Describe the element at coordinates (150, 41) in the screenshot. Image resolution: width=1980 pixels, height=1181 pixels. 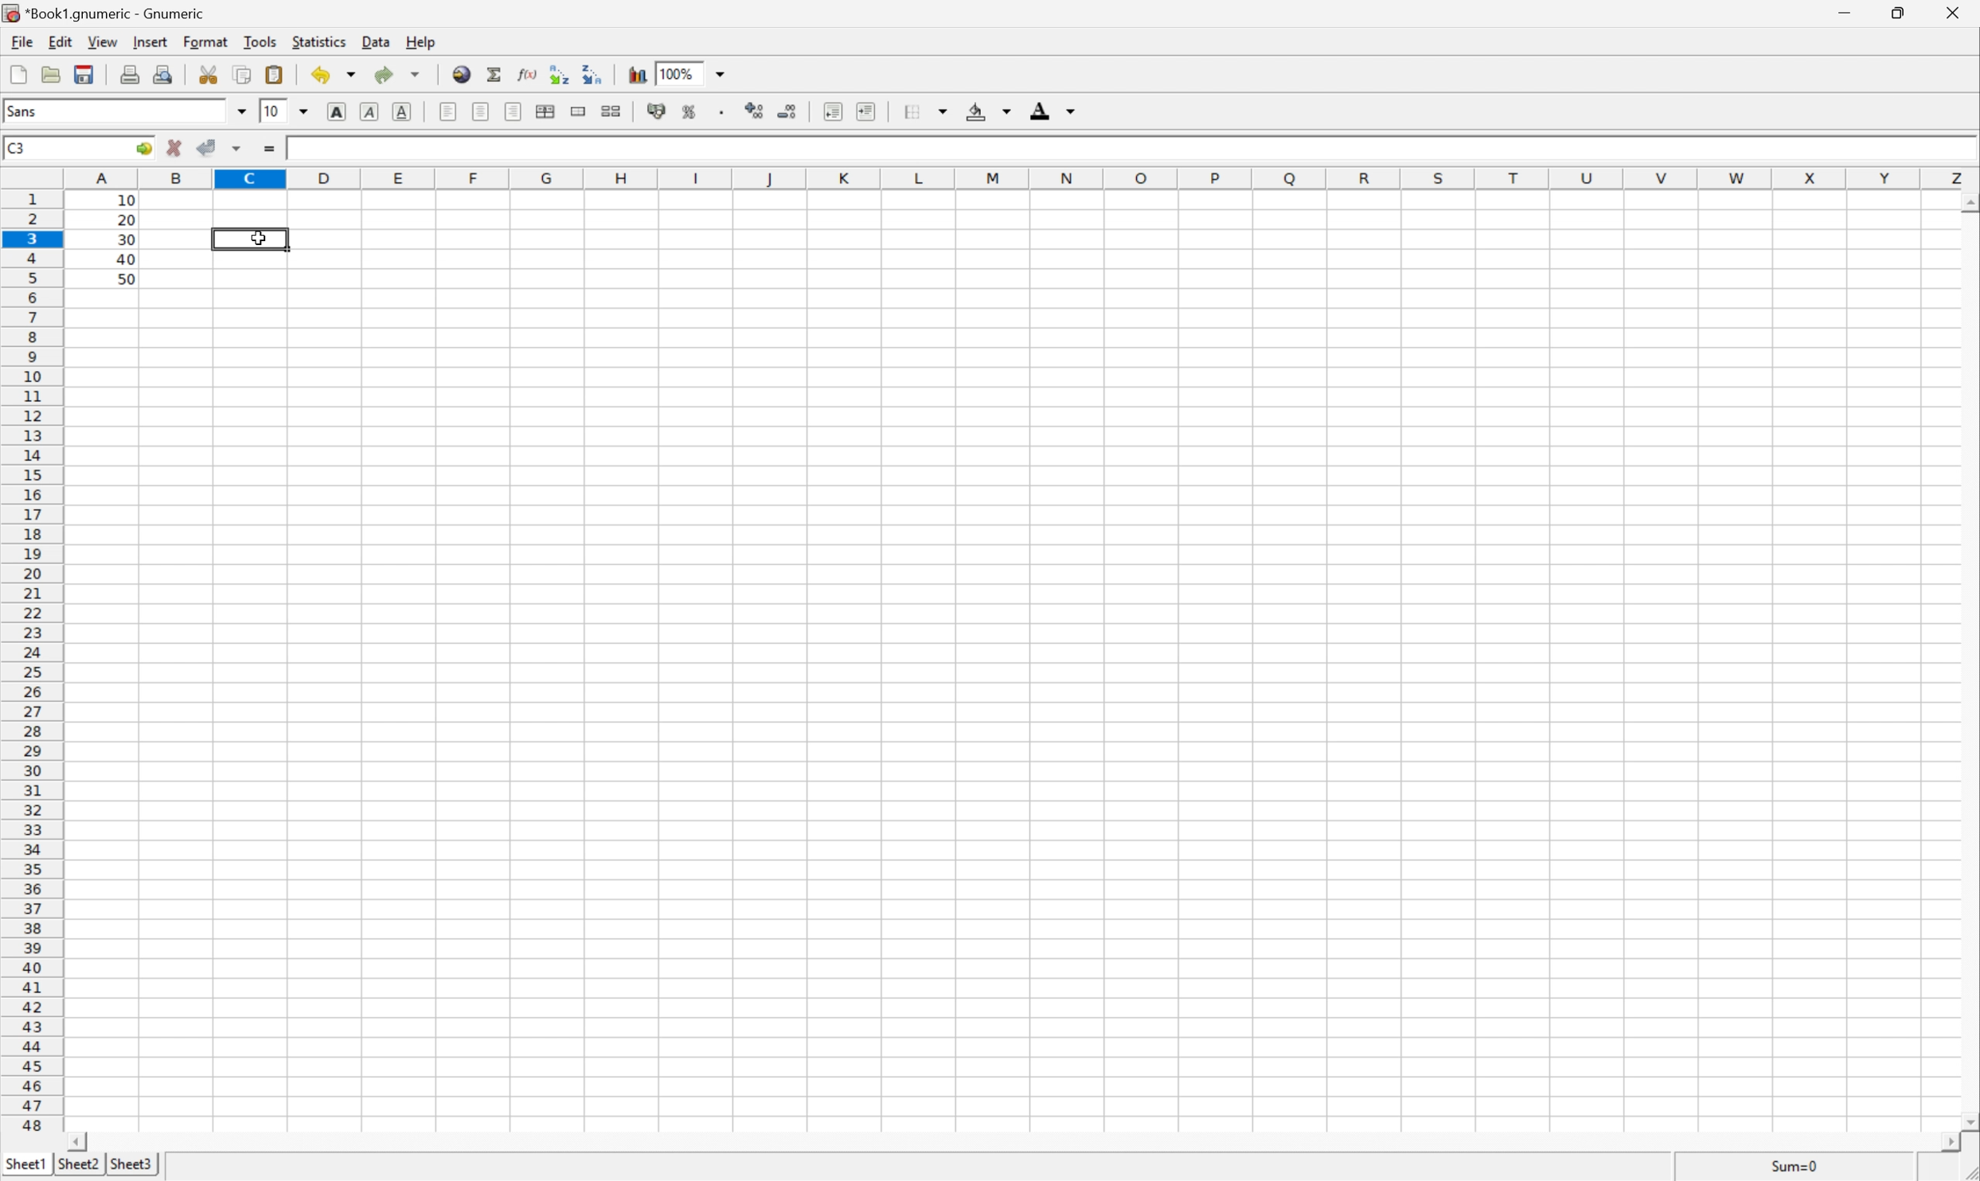
I see `Insert` at that location.